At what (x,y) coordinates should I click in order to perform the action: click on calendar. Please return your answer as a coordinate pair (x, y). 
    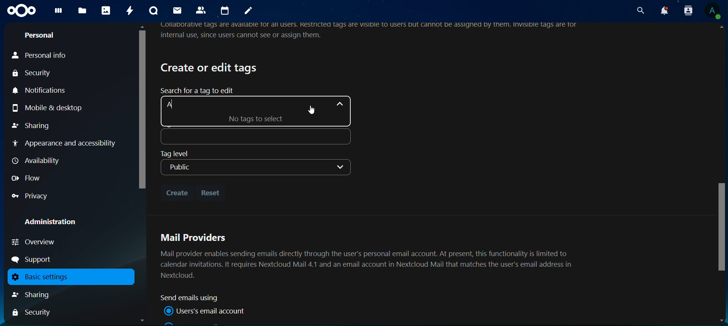
    Looking at the image, I should click on (226, 11).